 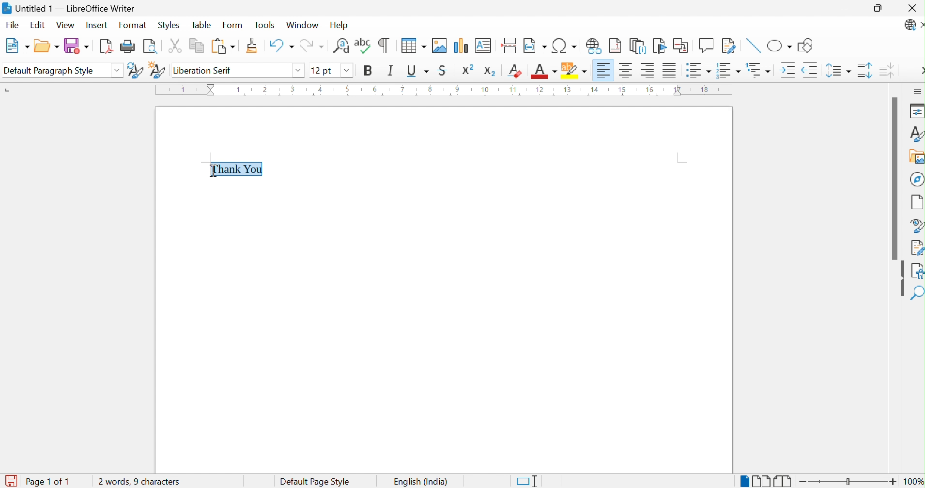 What do you see at coordinates (311, 46) in the screenshot?
I see `` at bounding box center [311, 46].